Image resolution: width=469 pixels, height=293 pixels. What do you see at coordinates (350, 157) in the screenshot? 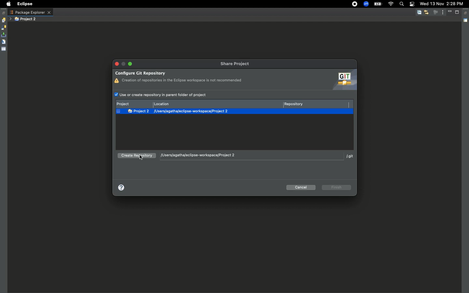
I see `/git` at bounding box center [350, 157].